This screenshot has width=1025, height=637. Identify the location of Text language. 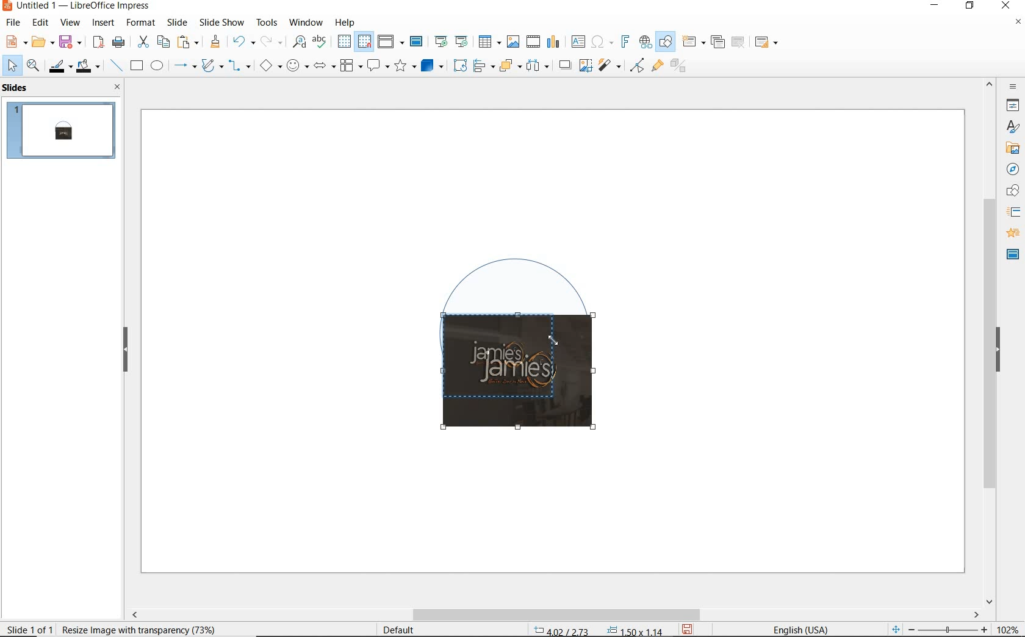
(799, 628).